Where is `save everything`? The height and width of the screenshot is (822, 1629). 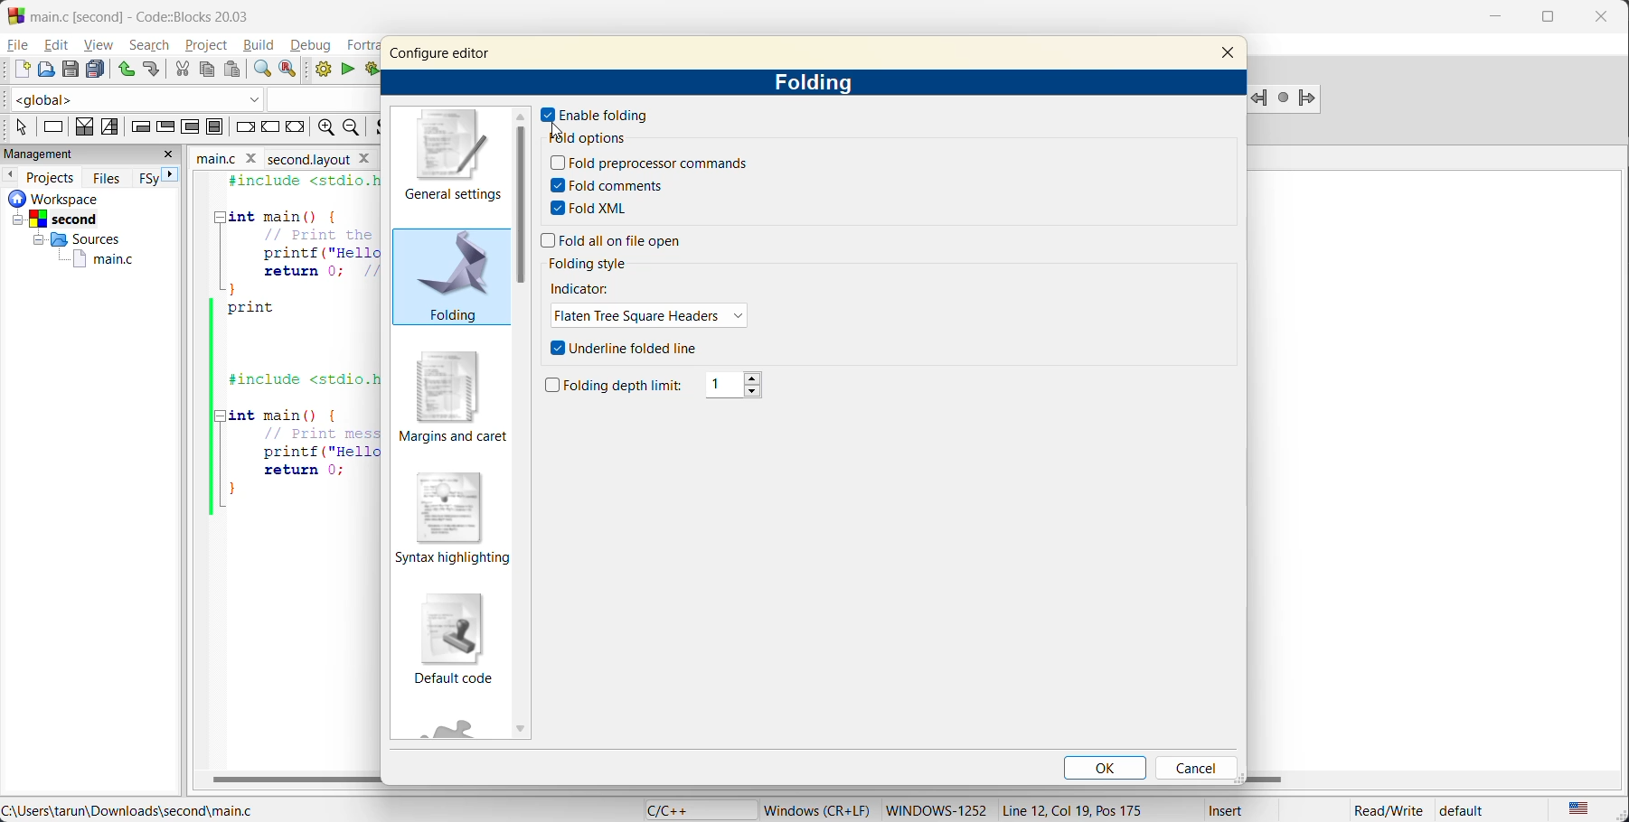 save everything is located at coordinates (95, 69).